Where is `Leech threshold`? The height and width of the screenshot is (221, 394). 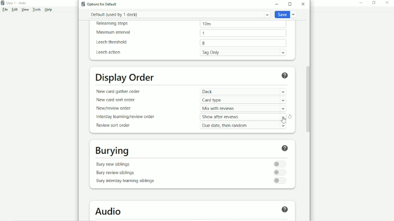
Leech threshold is located at coordinates (112, 42).